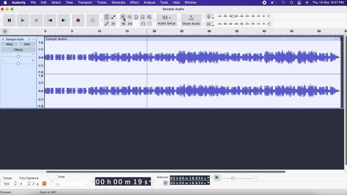 This screenshot has height=195, width=347. What do you see at coordinates (211, 16) in the screenshot?
I see `Record meter` at bounding box center [211, 16].